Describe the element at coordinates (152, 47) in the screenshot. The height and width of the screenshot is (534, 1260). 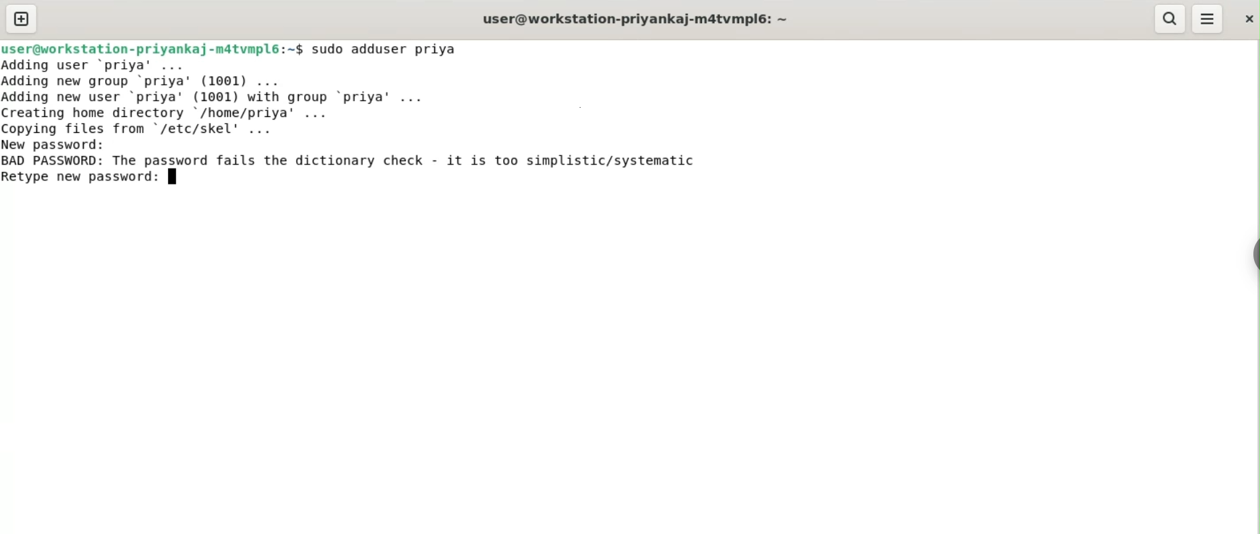
I see `user@workstation-priyankaj-m4tvmpl6:~$` at that location.